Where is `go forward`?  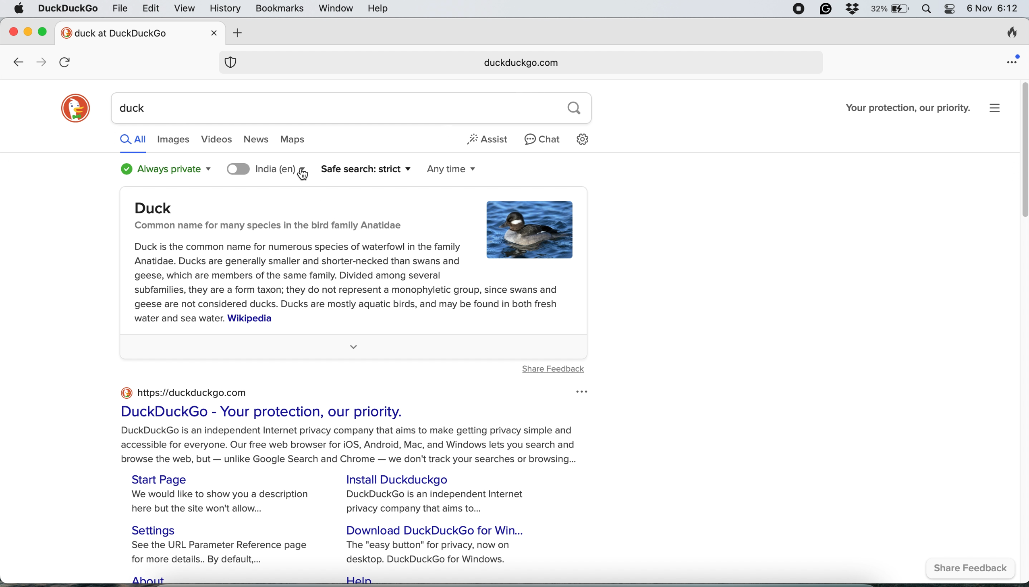
go forward is located at coordinates (39, 62).